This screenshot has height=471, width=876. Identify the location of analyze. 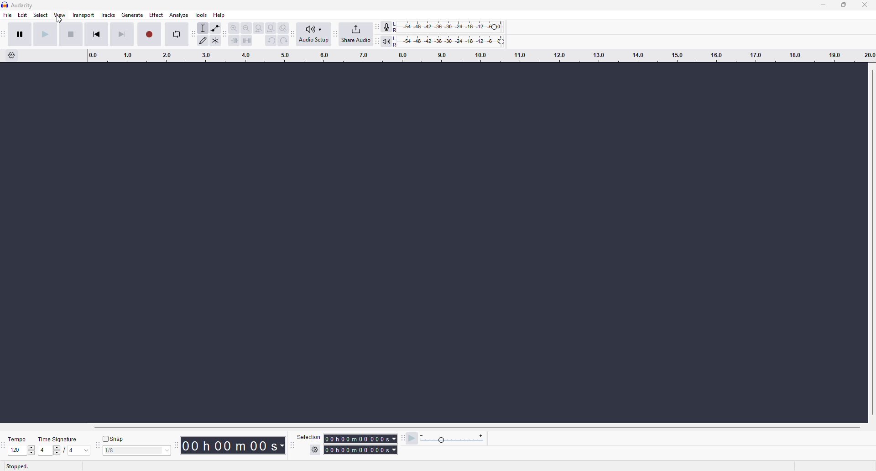
(179, 15).